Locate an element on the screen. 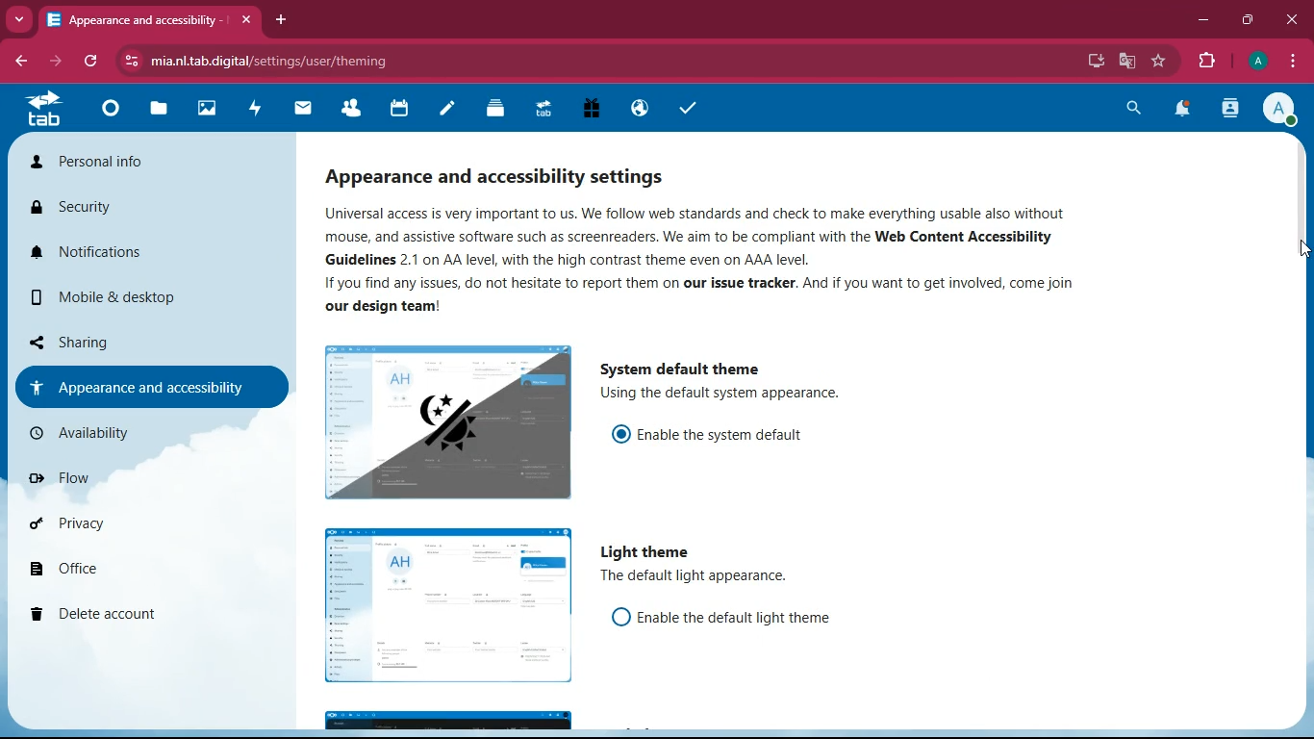 Image resolution: width=1314 pixels, height=739 pixels. description is located at coordinates (699, 577).